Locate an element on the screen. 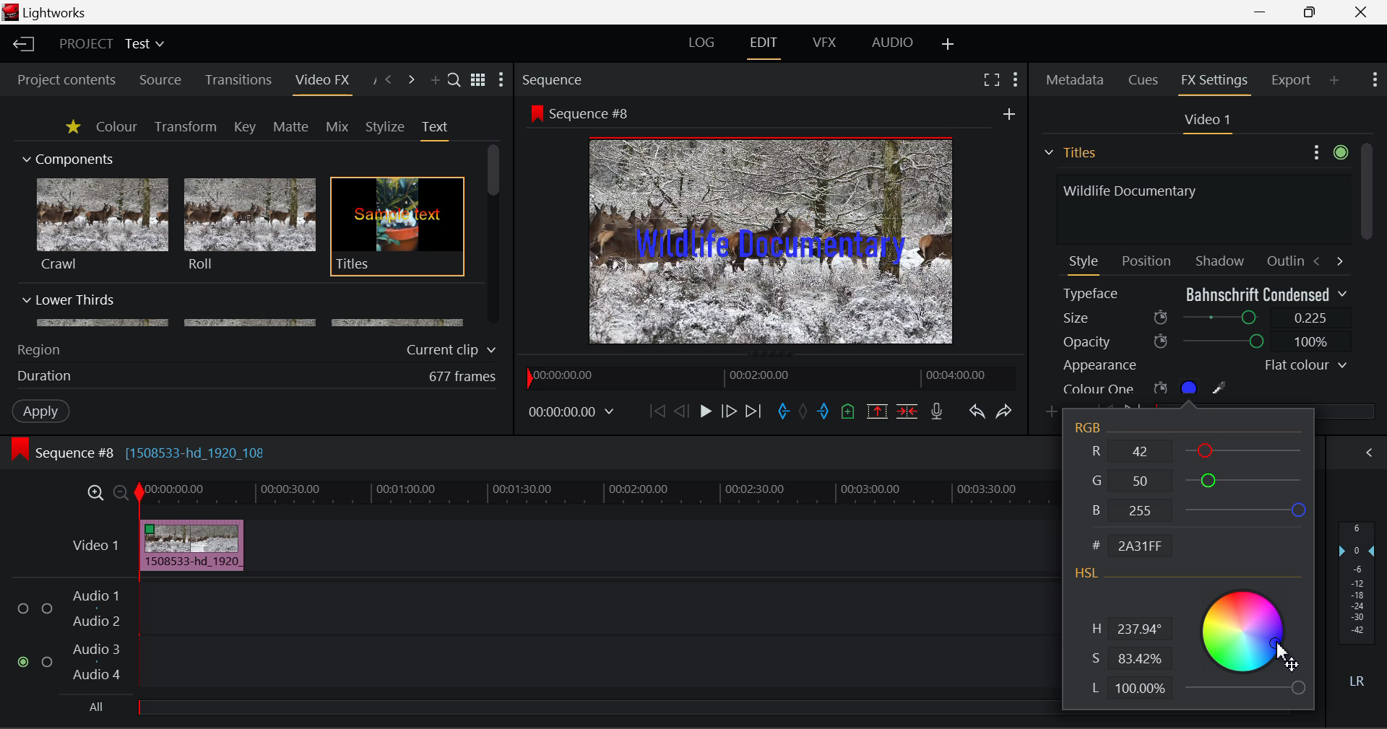  Audio 2 is located at coordinates (97, 621).